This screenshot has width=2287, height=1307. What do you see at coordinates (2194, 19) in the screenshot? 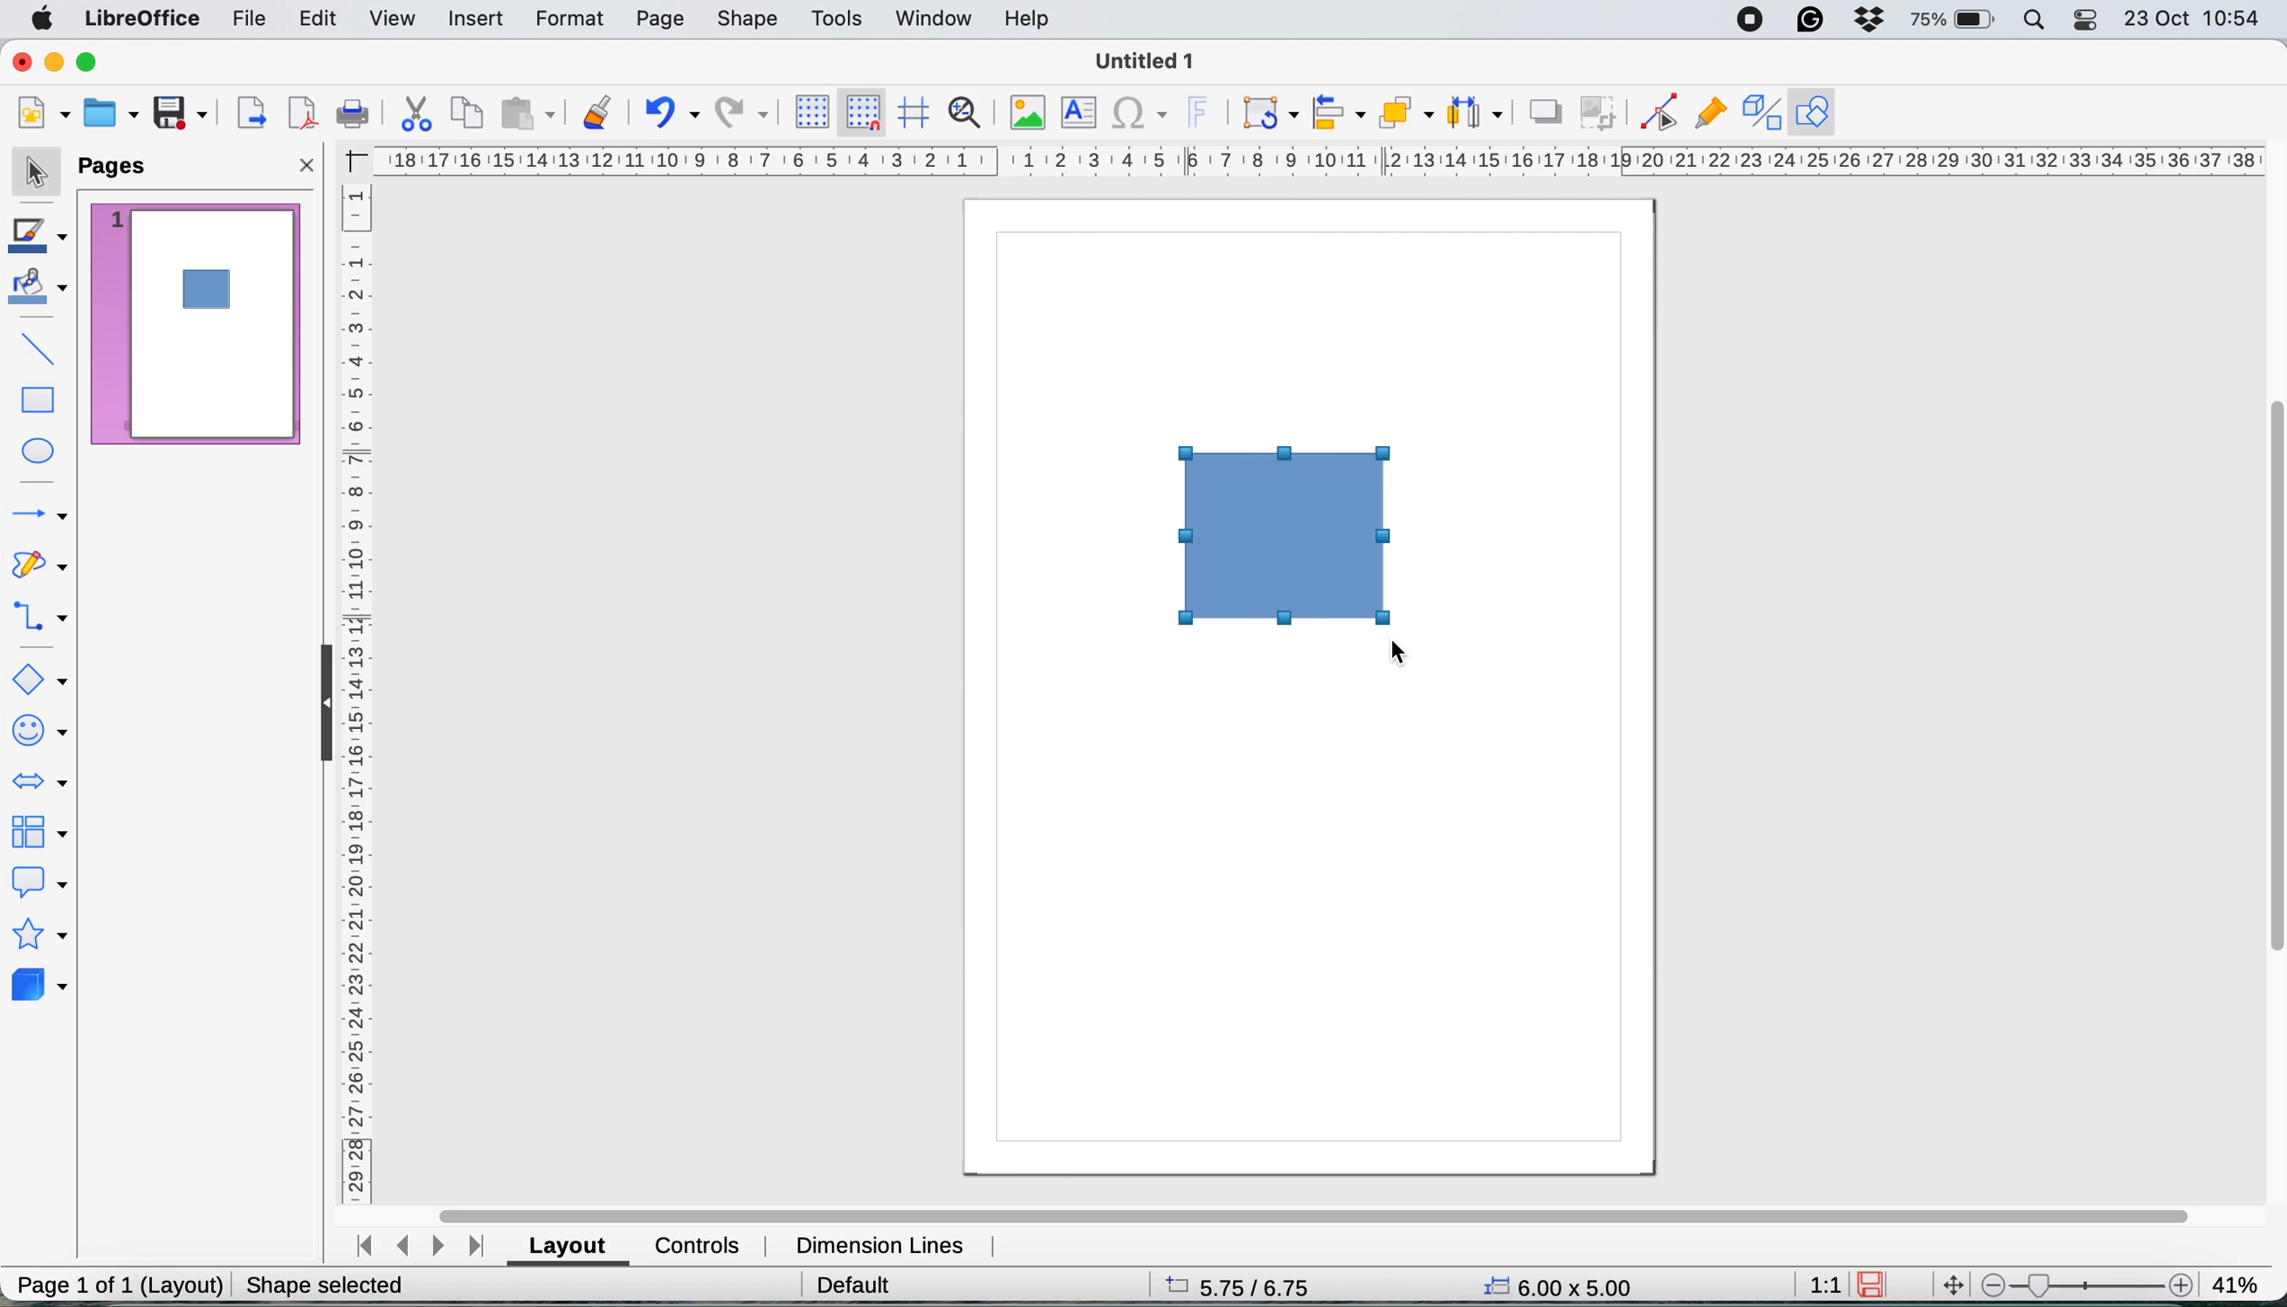
I see `23 oct 10:54` at bounding box center [2194, 19].